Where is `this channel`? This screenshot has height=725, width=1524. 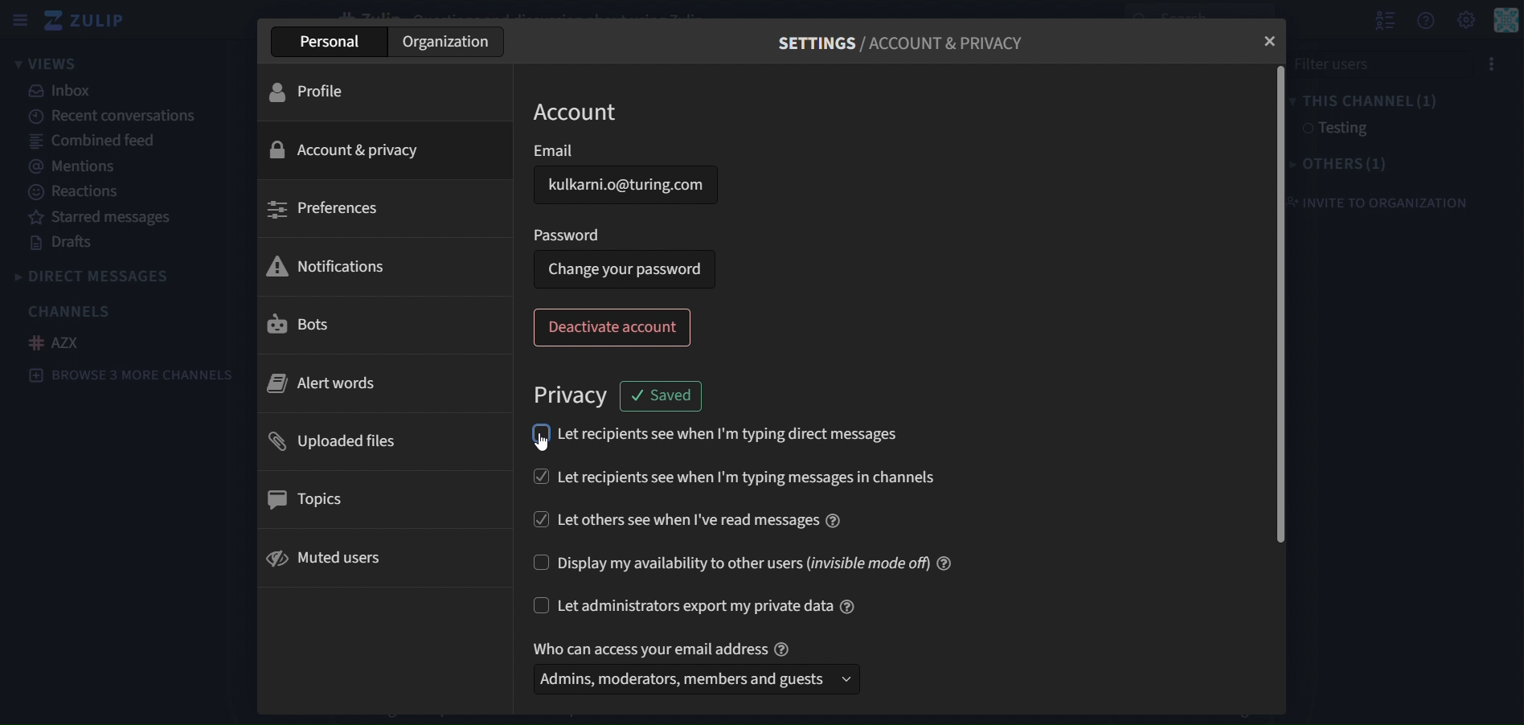
this channel is located at coordinates (1365, 103).